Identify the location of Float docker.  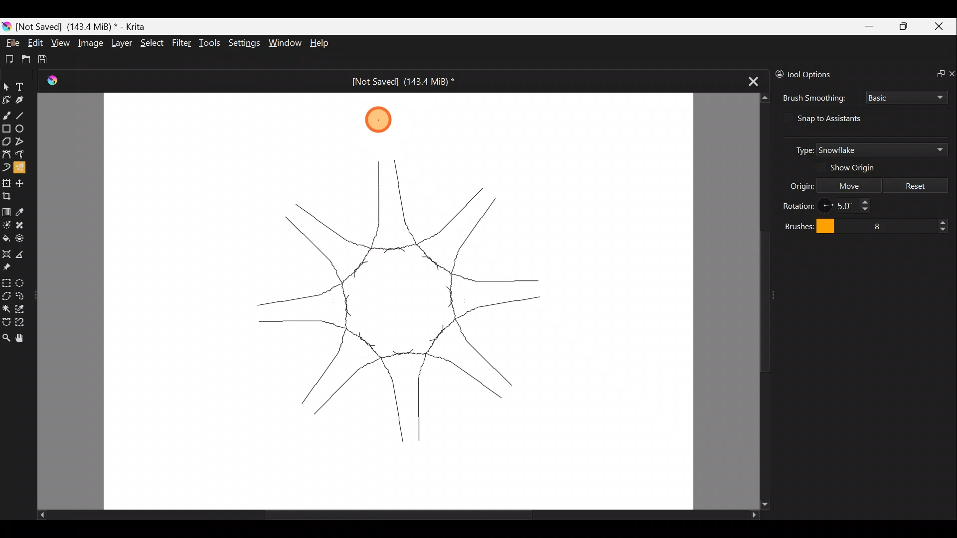
(936, 72).